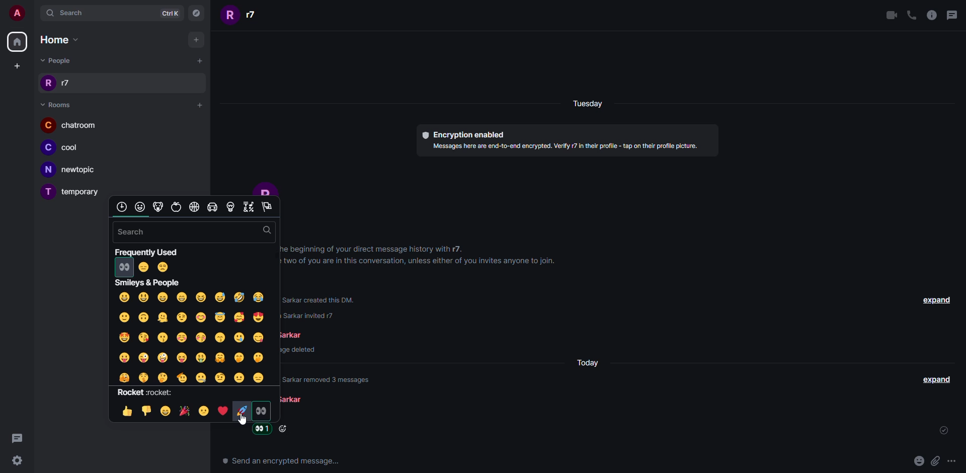 The width and height of the screenshot is (966, 473). I want to click on navigator, so click(199, 13).